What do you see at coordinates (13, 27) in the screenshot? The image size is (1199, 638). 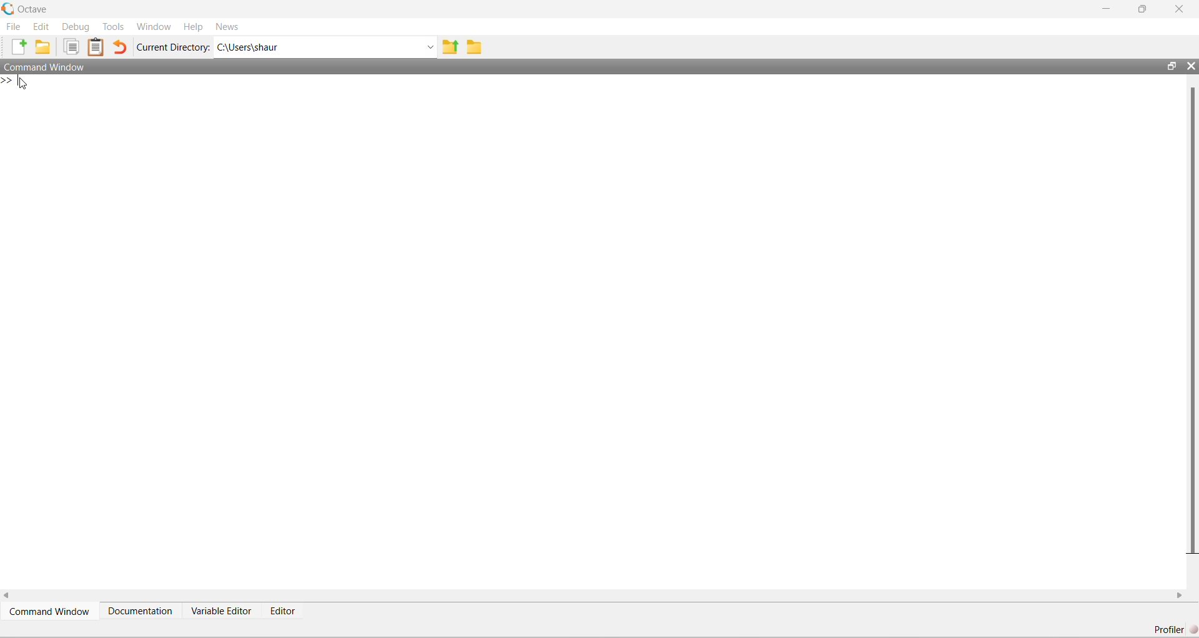 I see `File` at bounding box center [13, 27].